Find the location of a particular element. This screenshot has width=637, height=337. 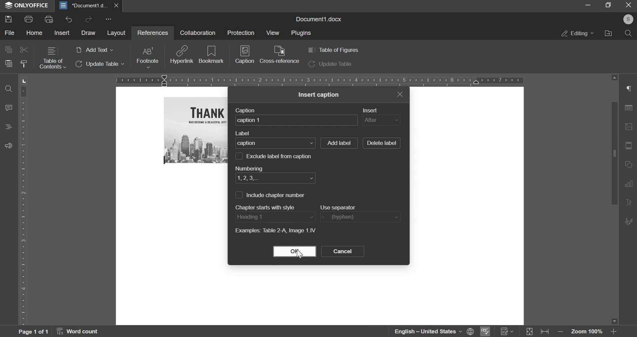

print preview is located at coordinates (49, 19).